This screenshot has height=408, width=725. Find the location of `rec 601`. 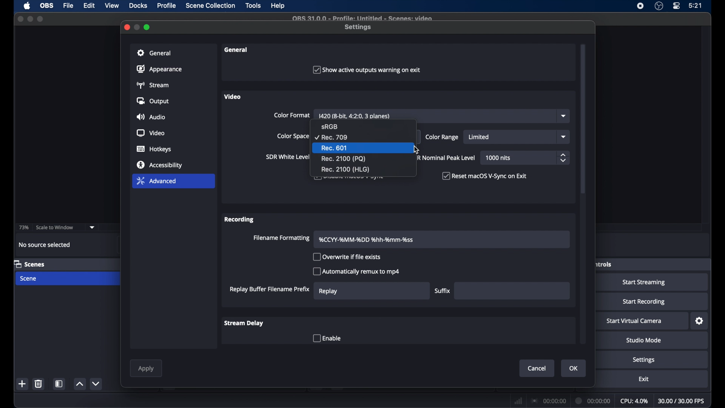

rec 601 is located at coordinates (335, 148).